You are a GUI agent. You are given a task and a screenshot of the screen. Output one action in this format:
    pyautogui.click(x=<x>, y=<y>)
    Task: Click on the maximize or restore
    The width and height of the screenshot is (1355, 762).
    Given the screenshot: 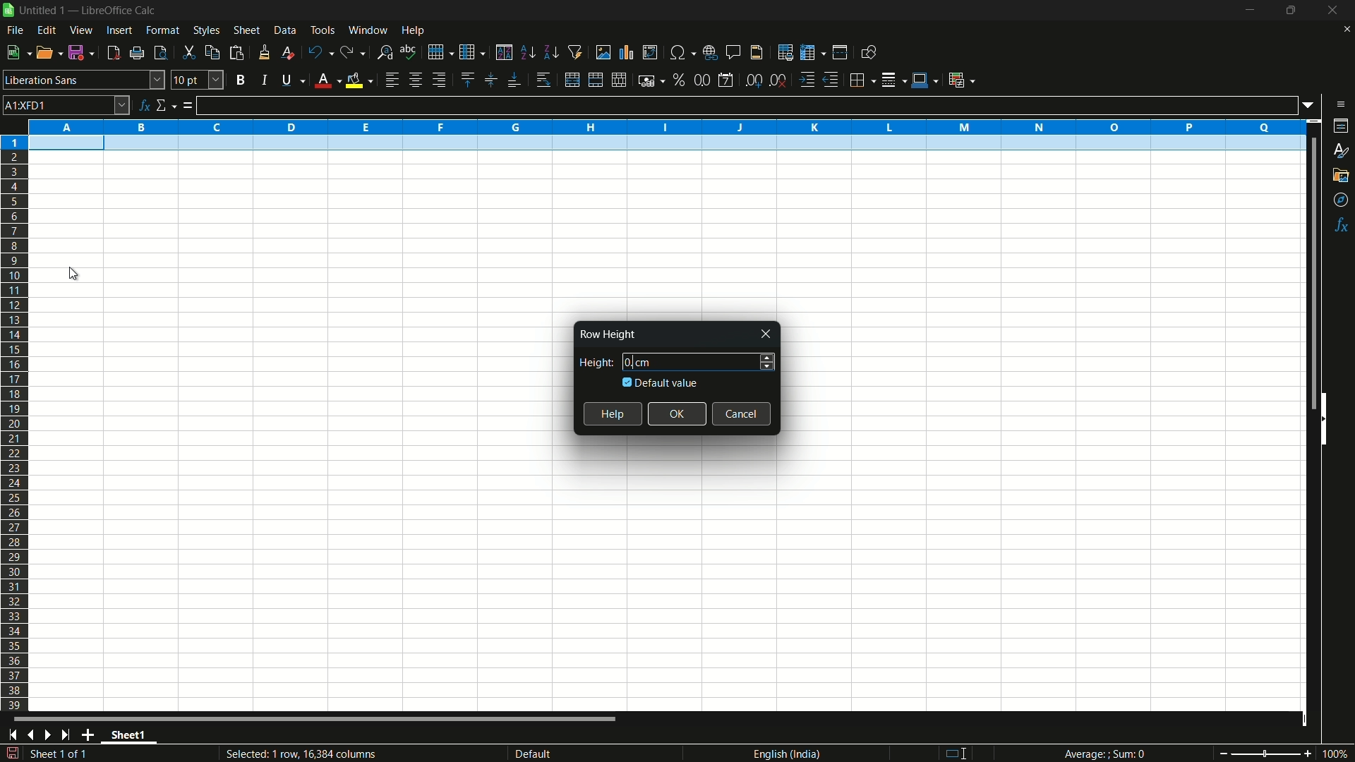 What is the action you would take?
    pyautogui.click(x=1291, y=11)
    